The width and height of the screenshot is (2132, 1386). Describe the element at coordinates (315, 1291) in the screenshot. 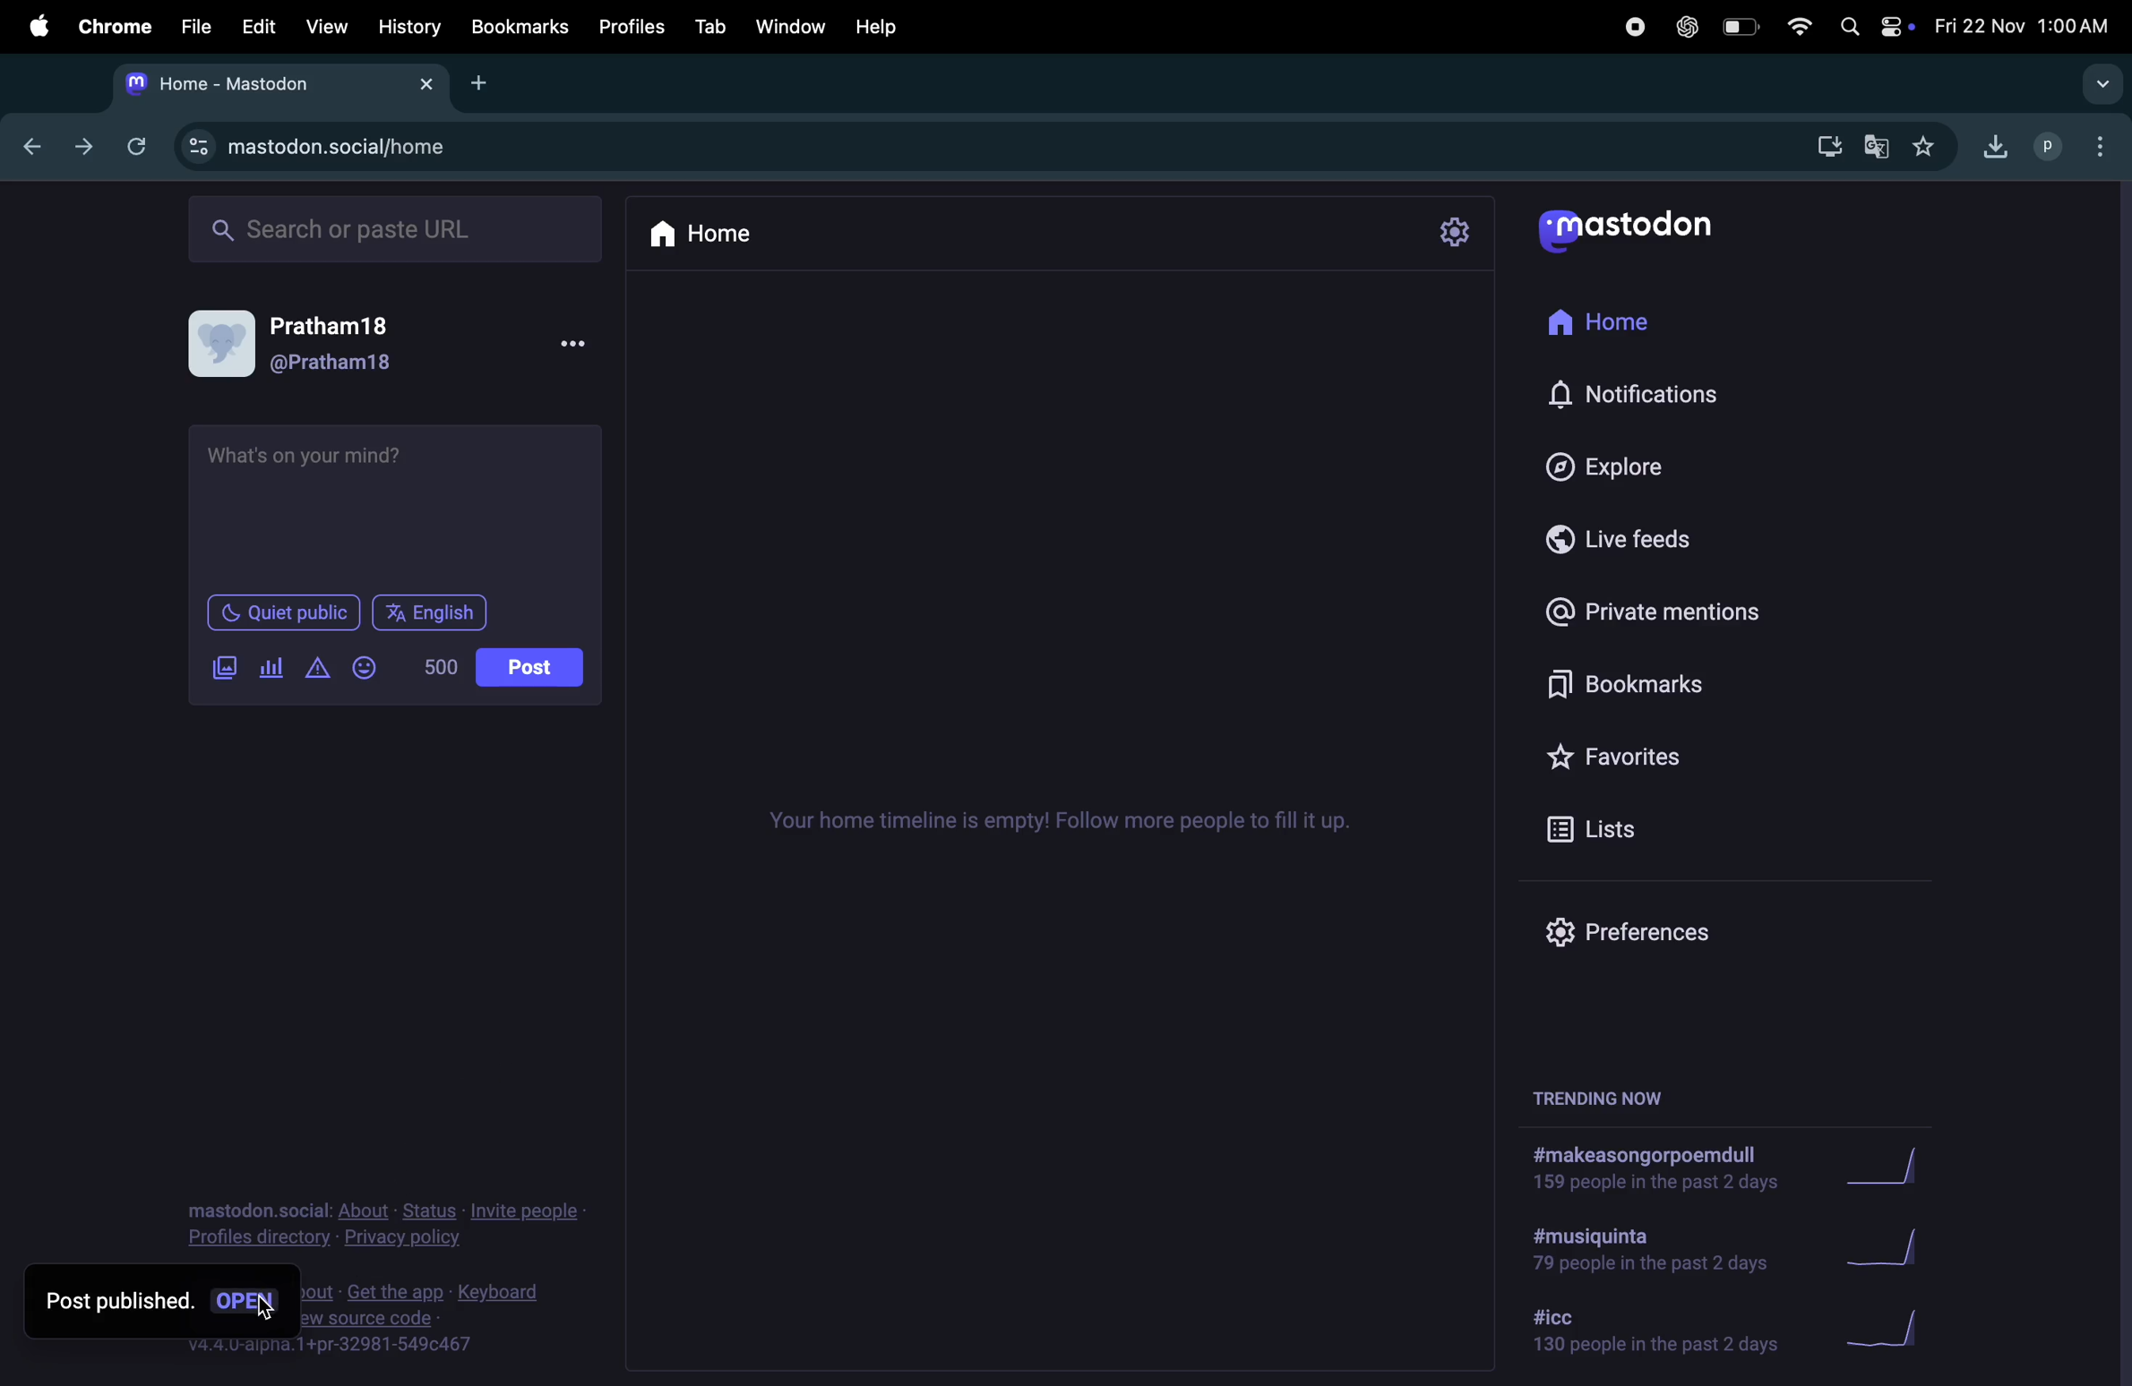

I see `about` at that location.